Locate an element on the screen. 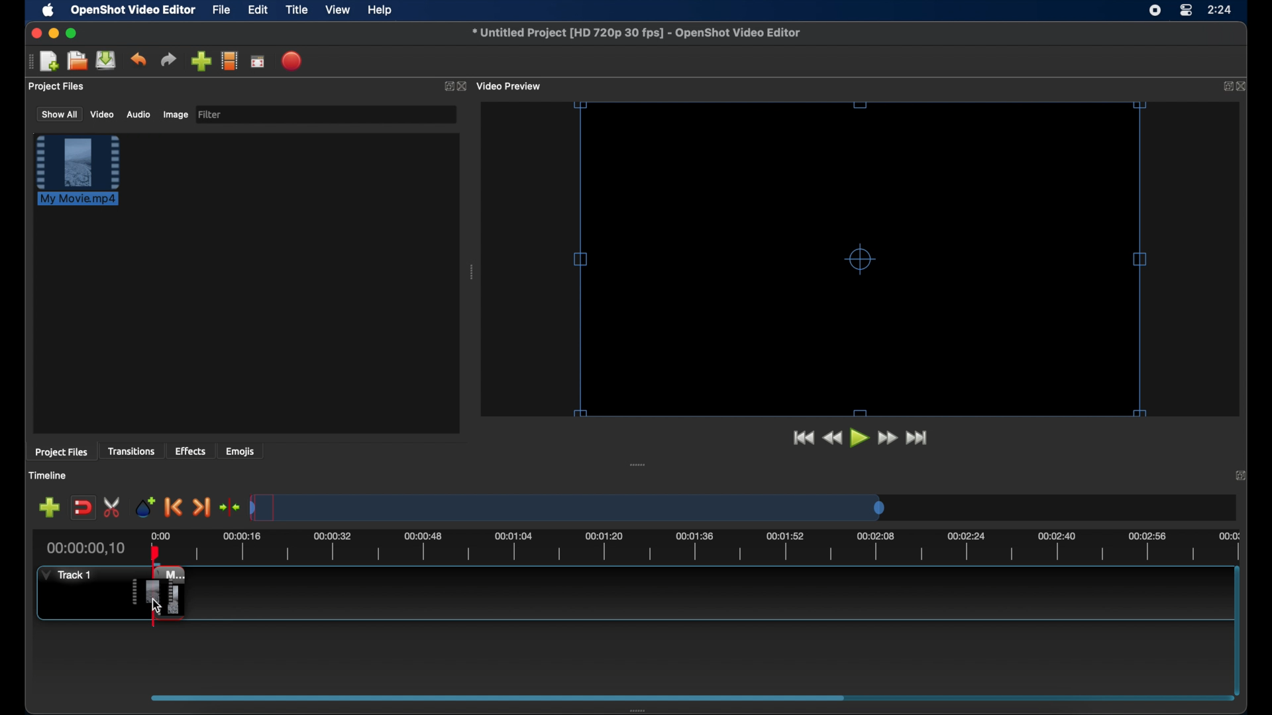 The height and width of the screenshot is (715, 1272). export video is located at coordinates (291, 60).